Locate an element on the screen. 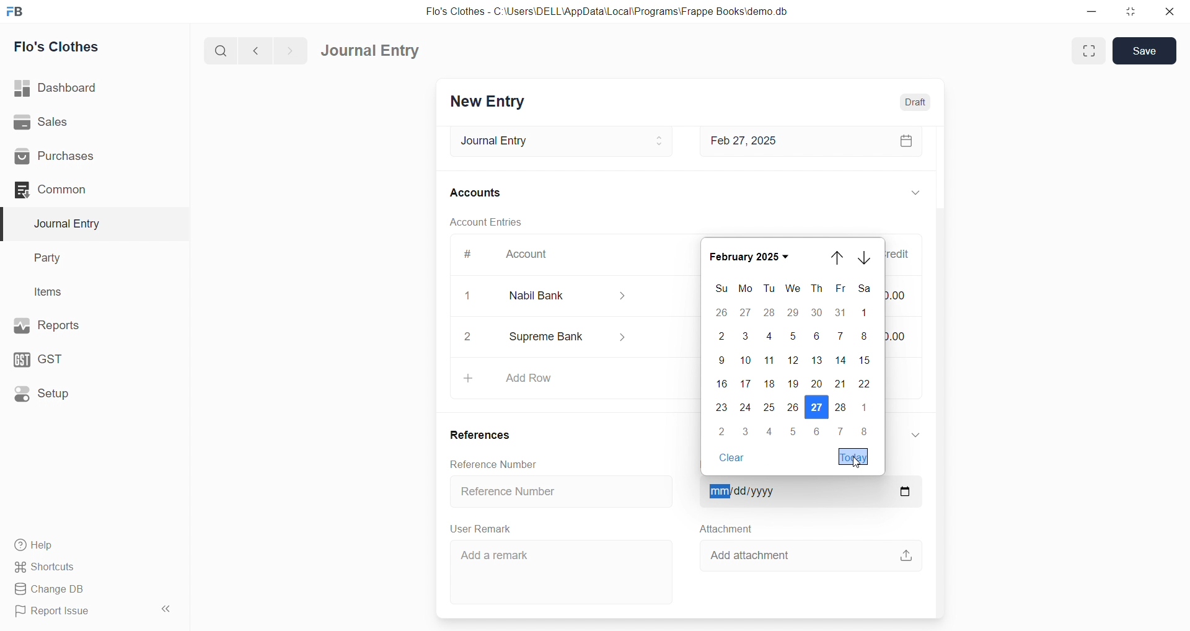 The height and width of the screenshot is (631, 1190). ₹0.00 is located at coordinates (899, 295).